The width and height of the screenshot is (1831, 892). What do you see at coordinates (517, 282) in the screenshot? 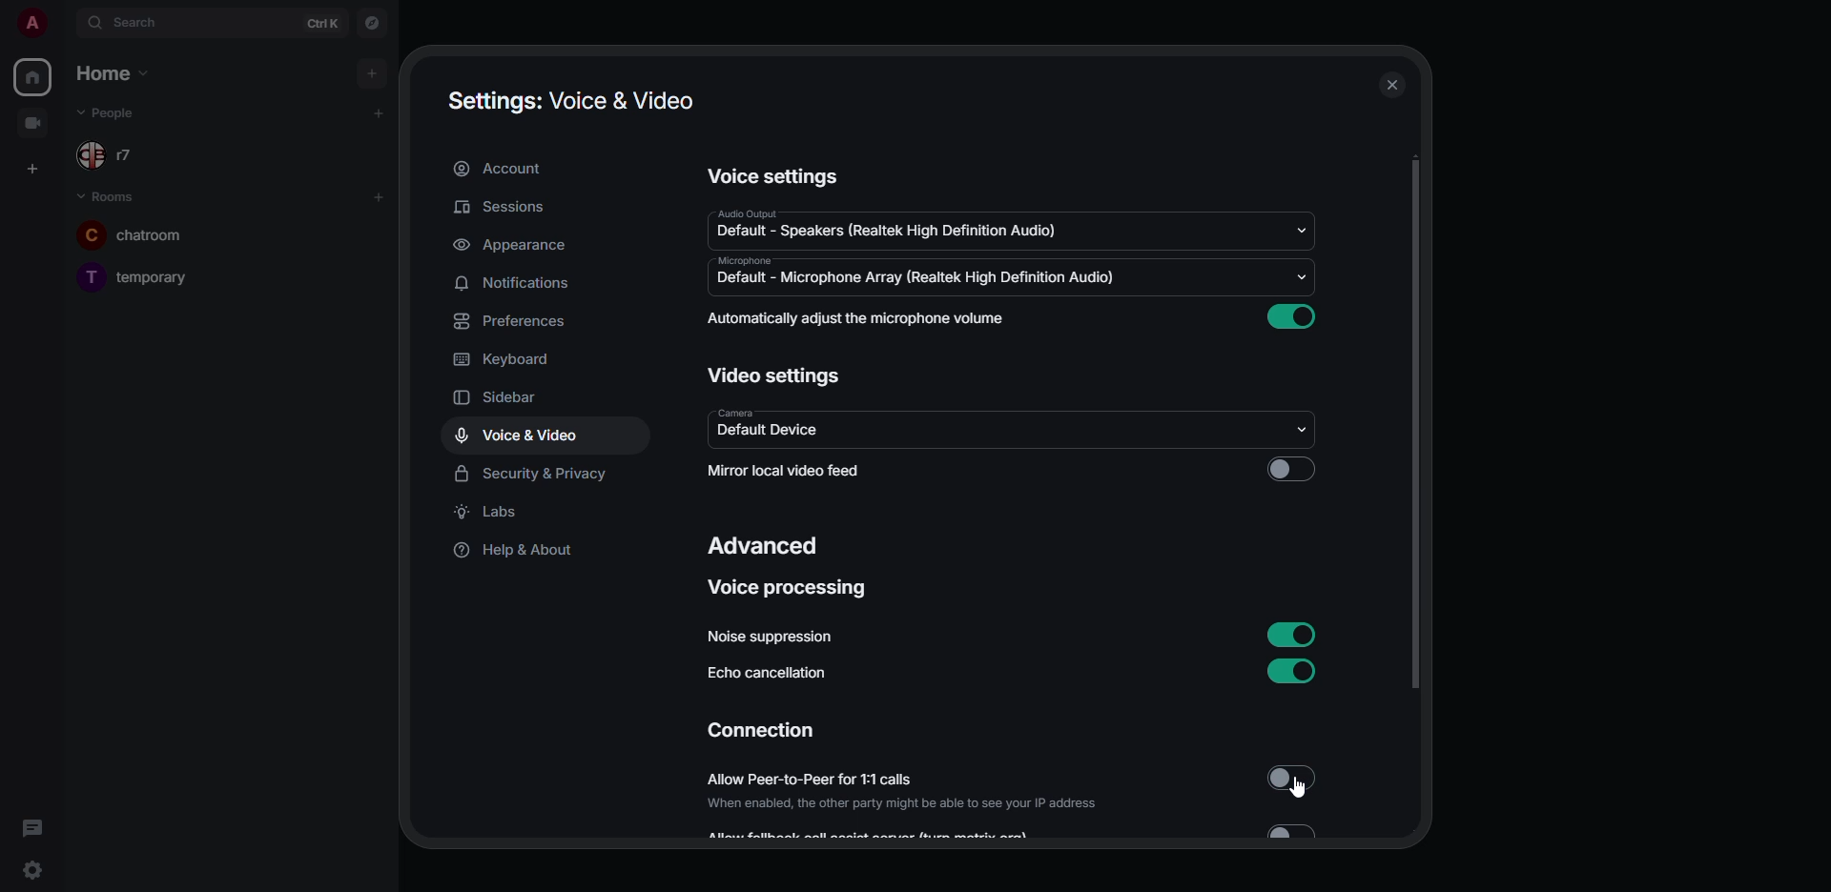
I see `notifications` at bounding box center [517, 282].